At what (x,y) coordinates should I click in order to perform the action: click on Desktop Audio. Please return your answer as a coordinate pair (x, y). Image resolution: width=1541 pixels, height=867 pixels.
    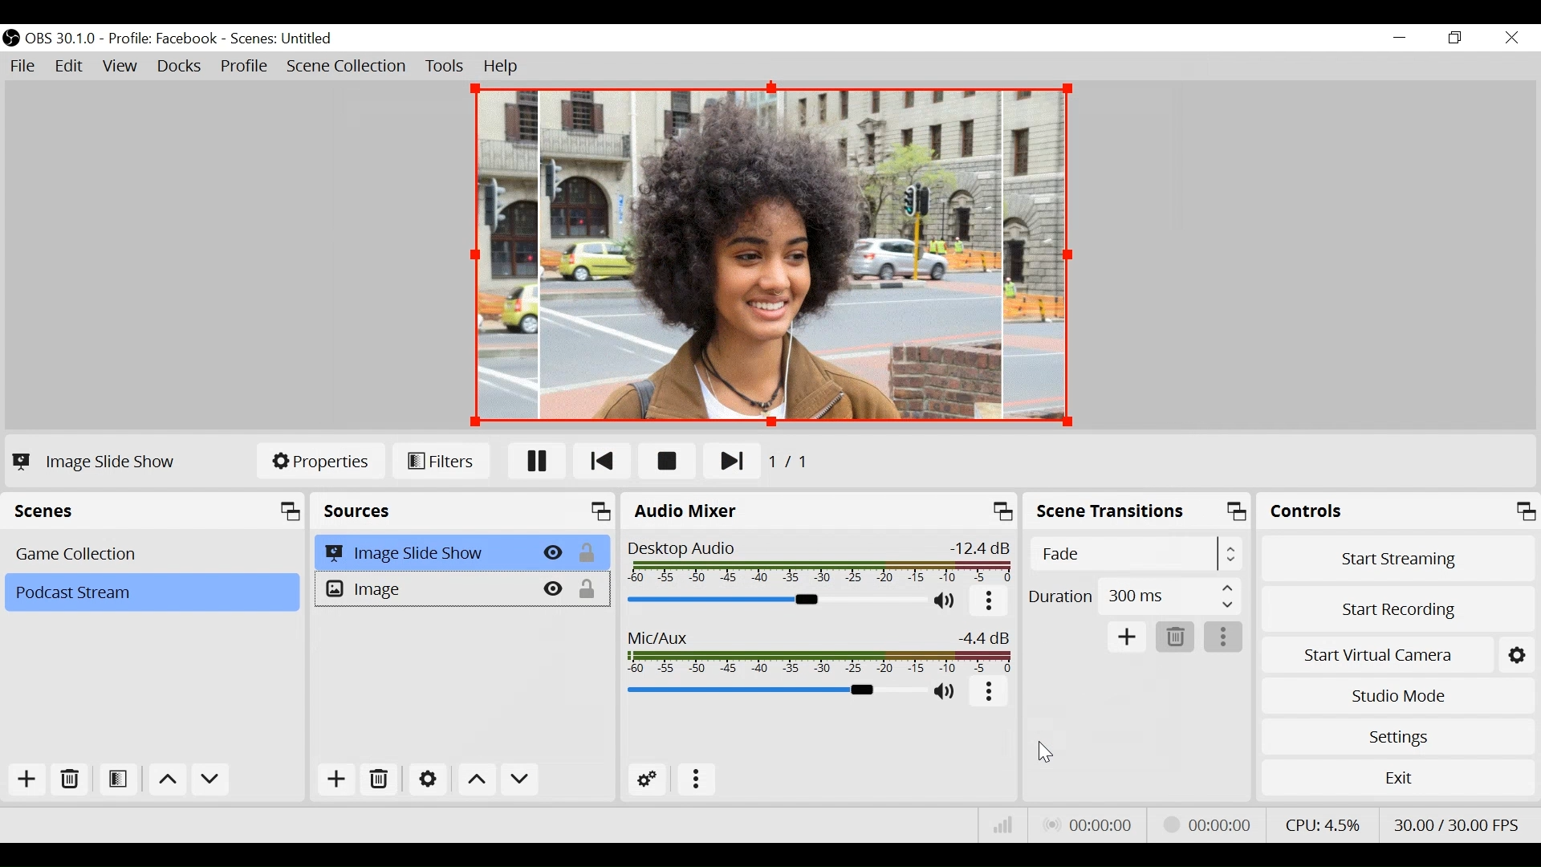
    Looking at the image, I should click on (817, 562).